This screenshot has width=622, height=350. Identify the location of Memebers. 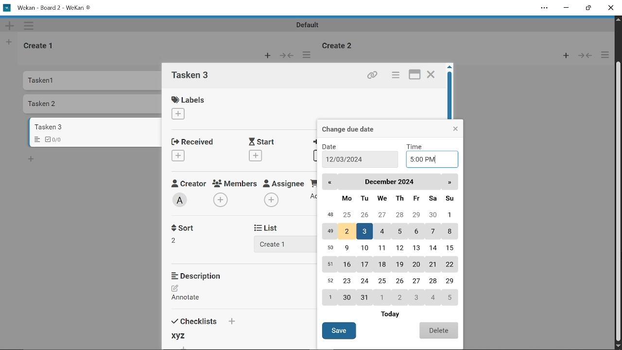
(236, 183).